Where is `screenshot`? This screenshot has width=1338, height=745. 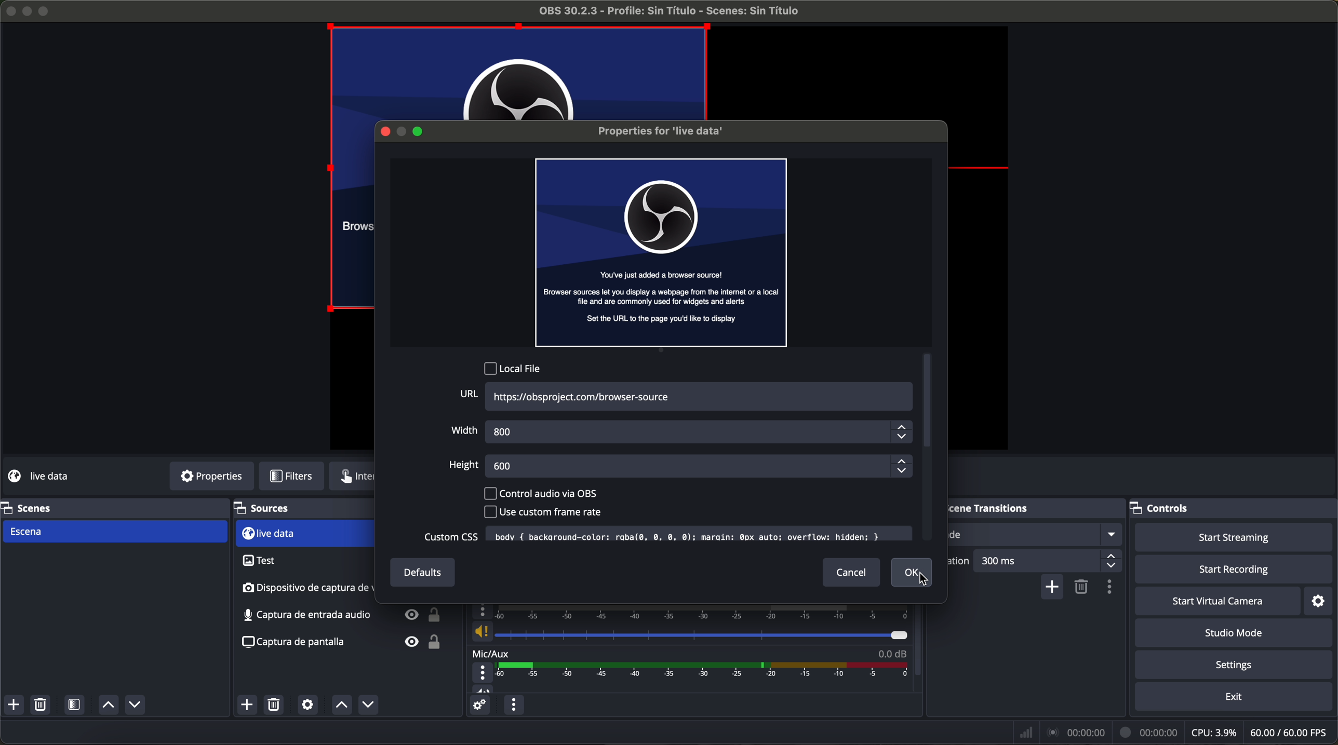 screenshot is located at coordinates (343, 615).